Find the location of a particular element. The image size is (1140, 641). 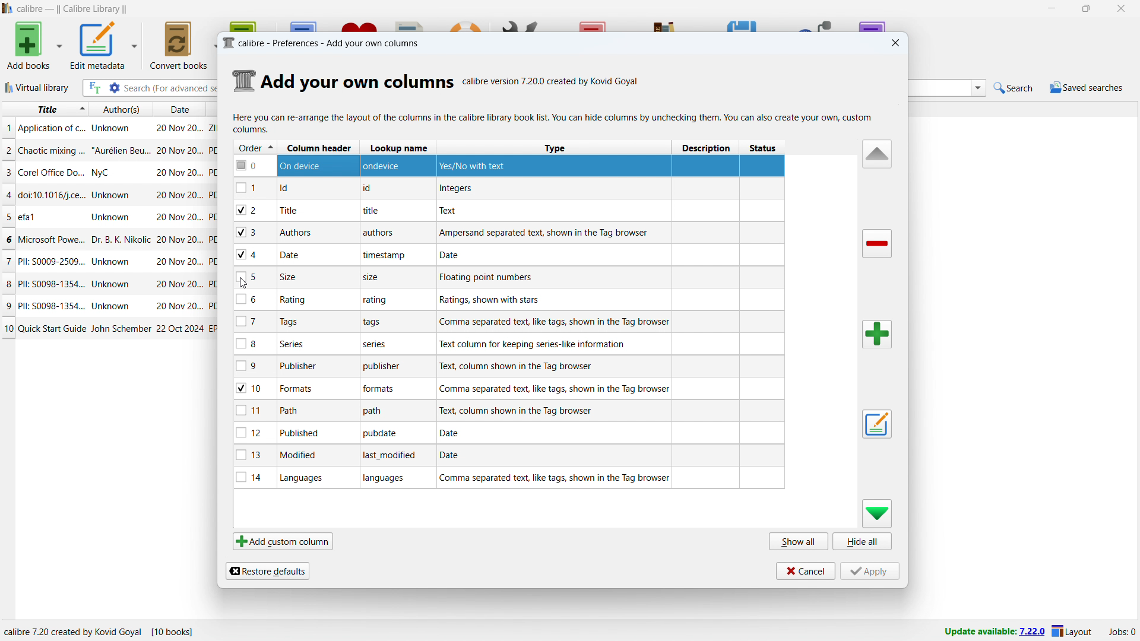

authors is located at coordinates (121, 109).